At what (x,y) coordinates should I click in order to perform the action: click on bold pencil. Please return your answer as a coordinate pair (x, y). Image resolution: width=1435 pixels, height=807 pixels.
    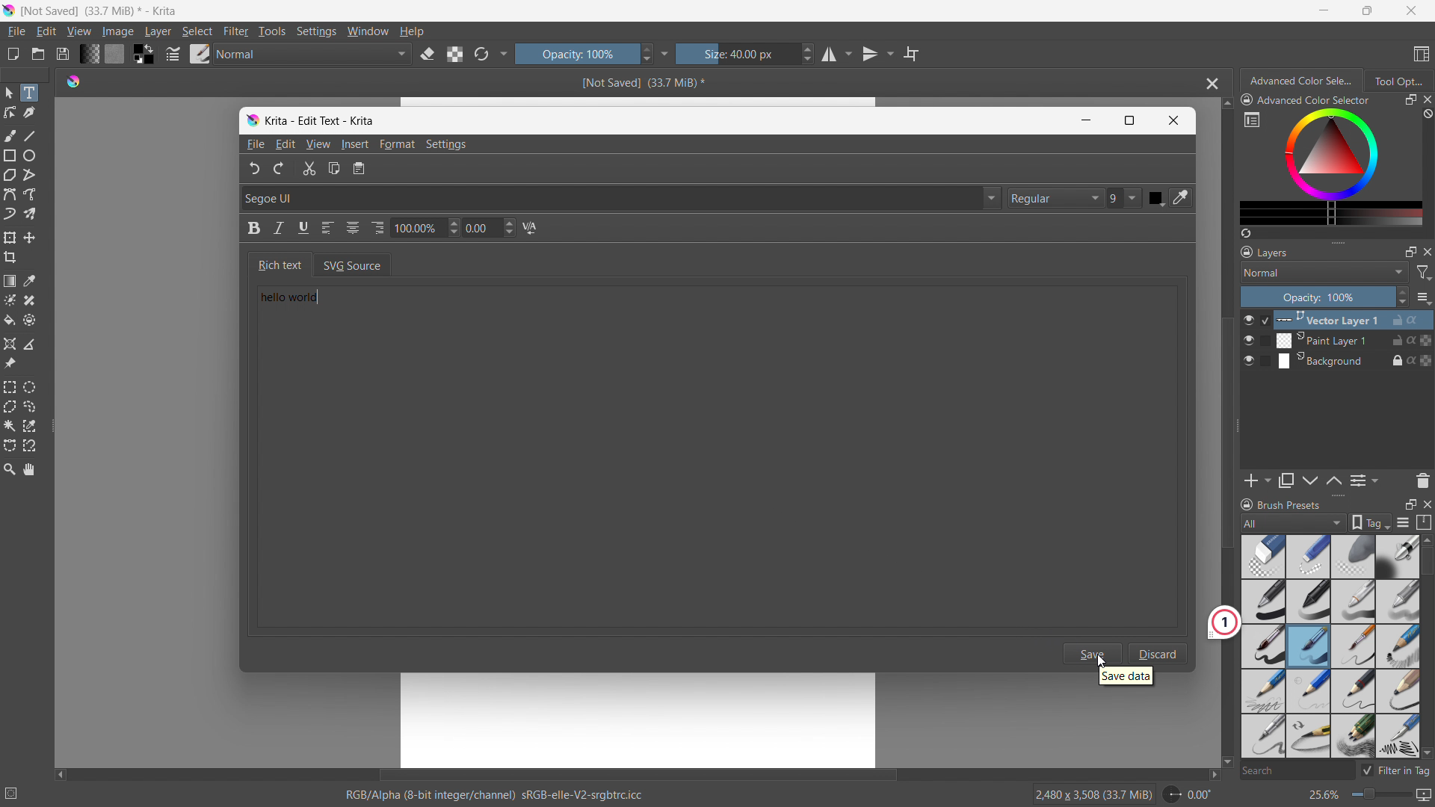
    Looking at the image, I should click on (1399, 692).